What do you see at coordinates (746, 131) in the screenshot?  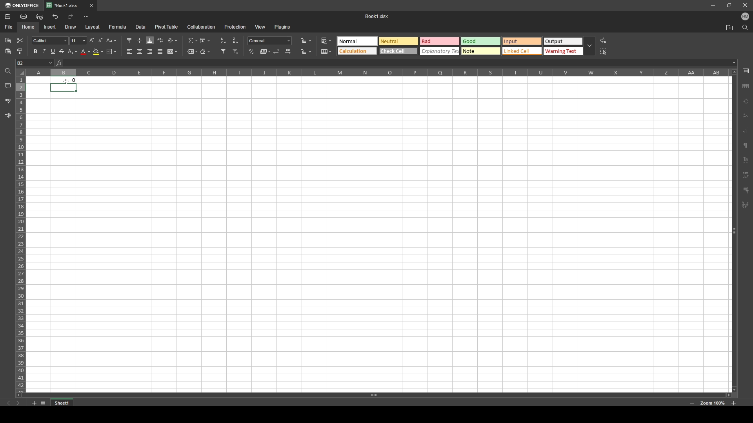 I see `chart` at bounding box center [746, 131].